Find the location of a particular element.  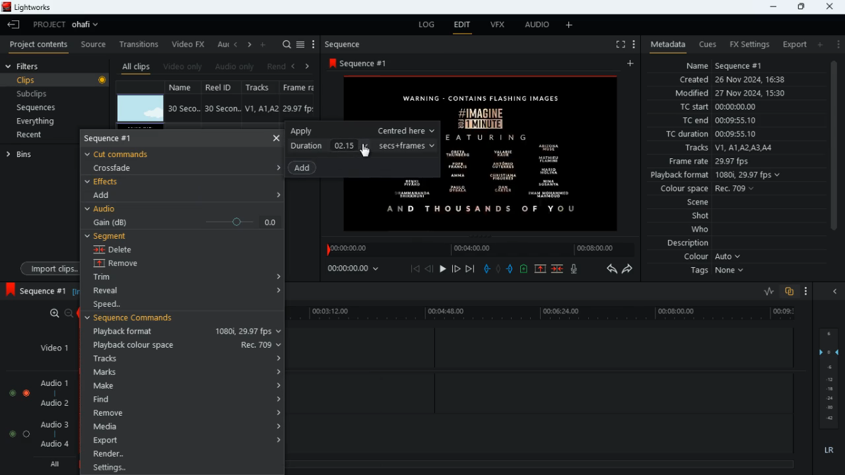

right is located at coordinates (308, 66).